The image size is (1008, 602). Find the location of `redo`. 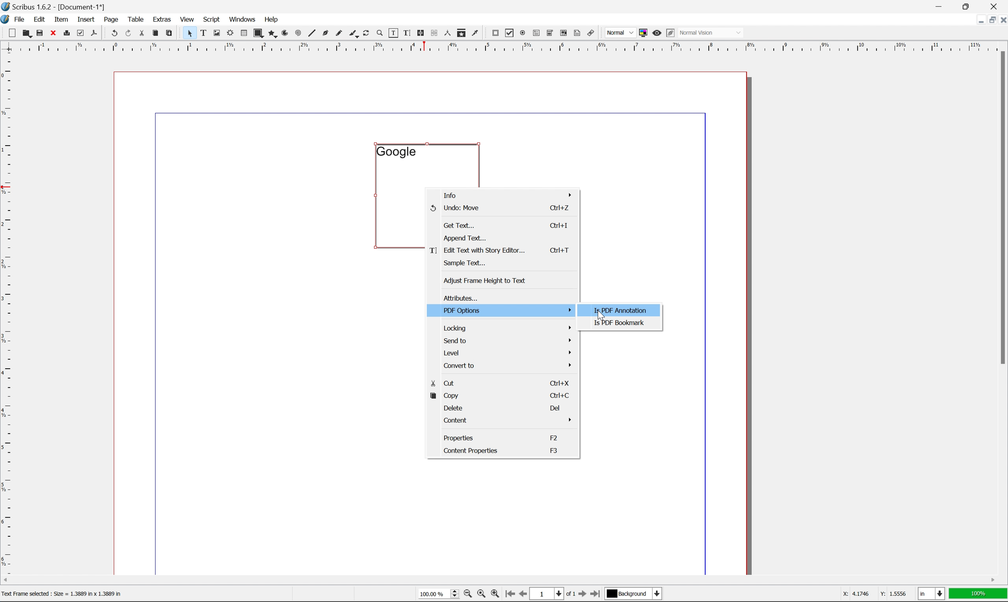

redo is located at coordinates (129, 34).